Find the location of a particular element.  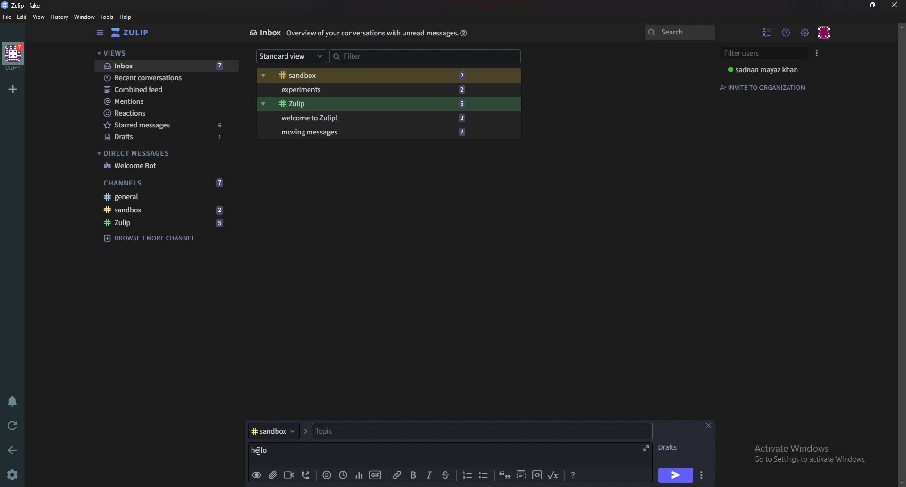

zulip is located at coordinates (130, 32).